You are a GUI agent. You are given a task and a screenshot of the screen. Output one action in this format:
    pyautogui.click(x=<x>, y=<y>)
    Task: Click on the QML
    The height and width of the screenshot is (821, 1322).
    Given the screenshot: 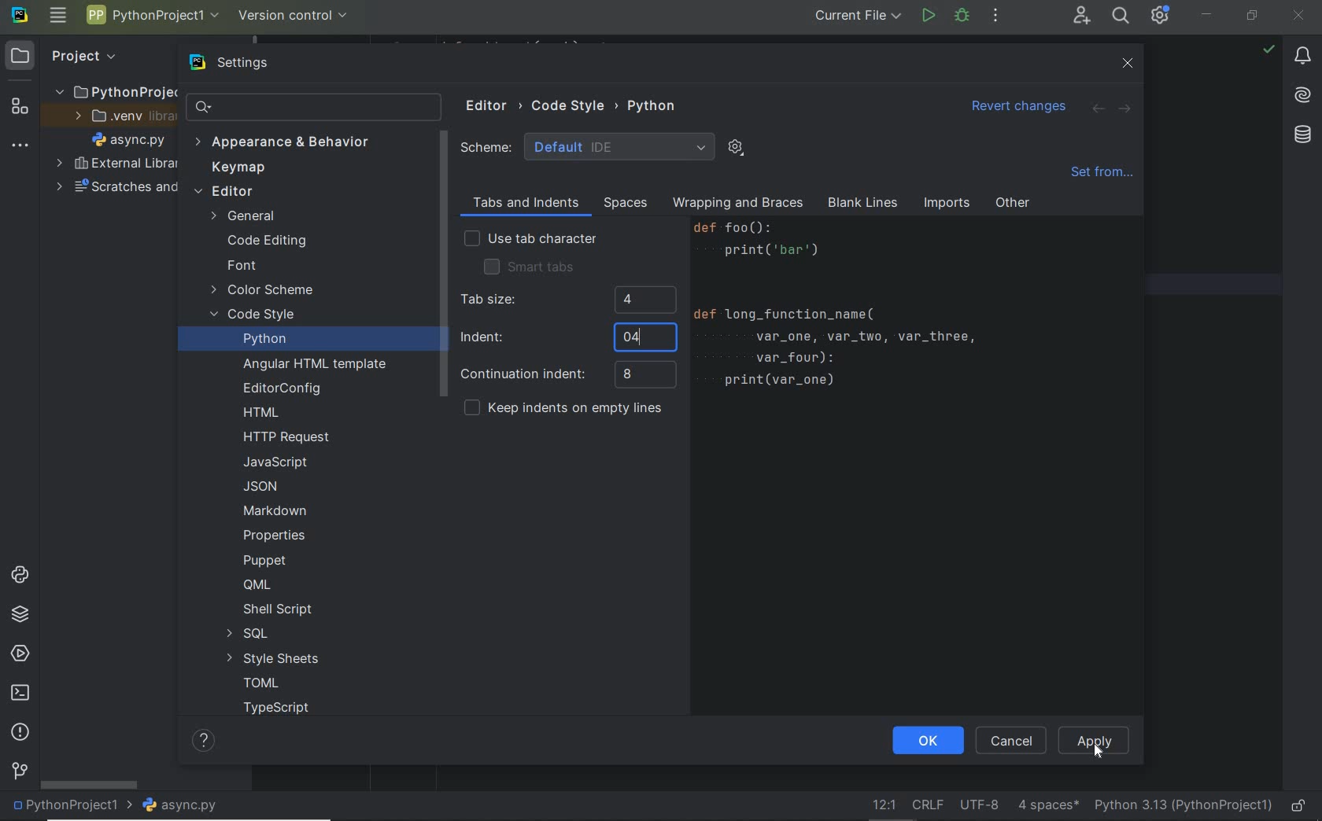 What is the action you would take?
    pyautogui.click(x=256, y=584)
    